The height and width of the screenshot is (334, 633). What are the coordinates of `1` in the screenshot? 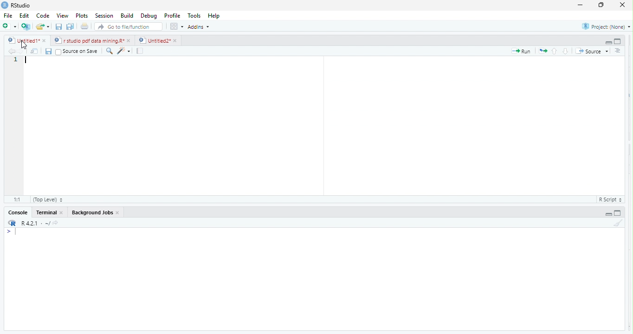 It's located at (16, 60).